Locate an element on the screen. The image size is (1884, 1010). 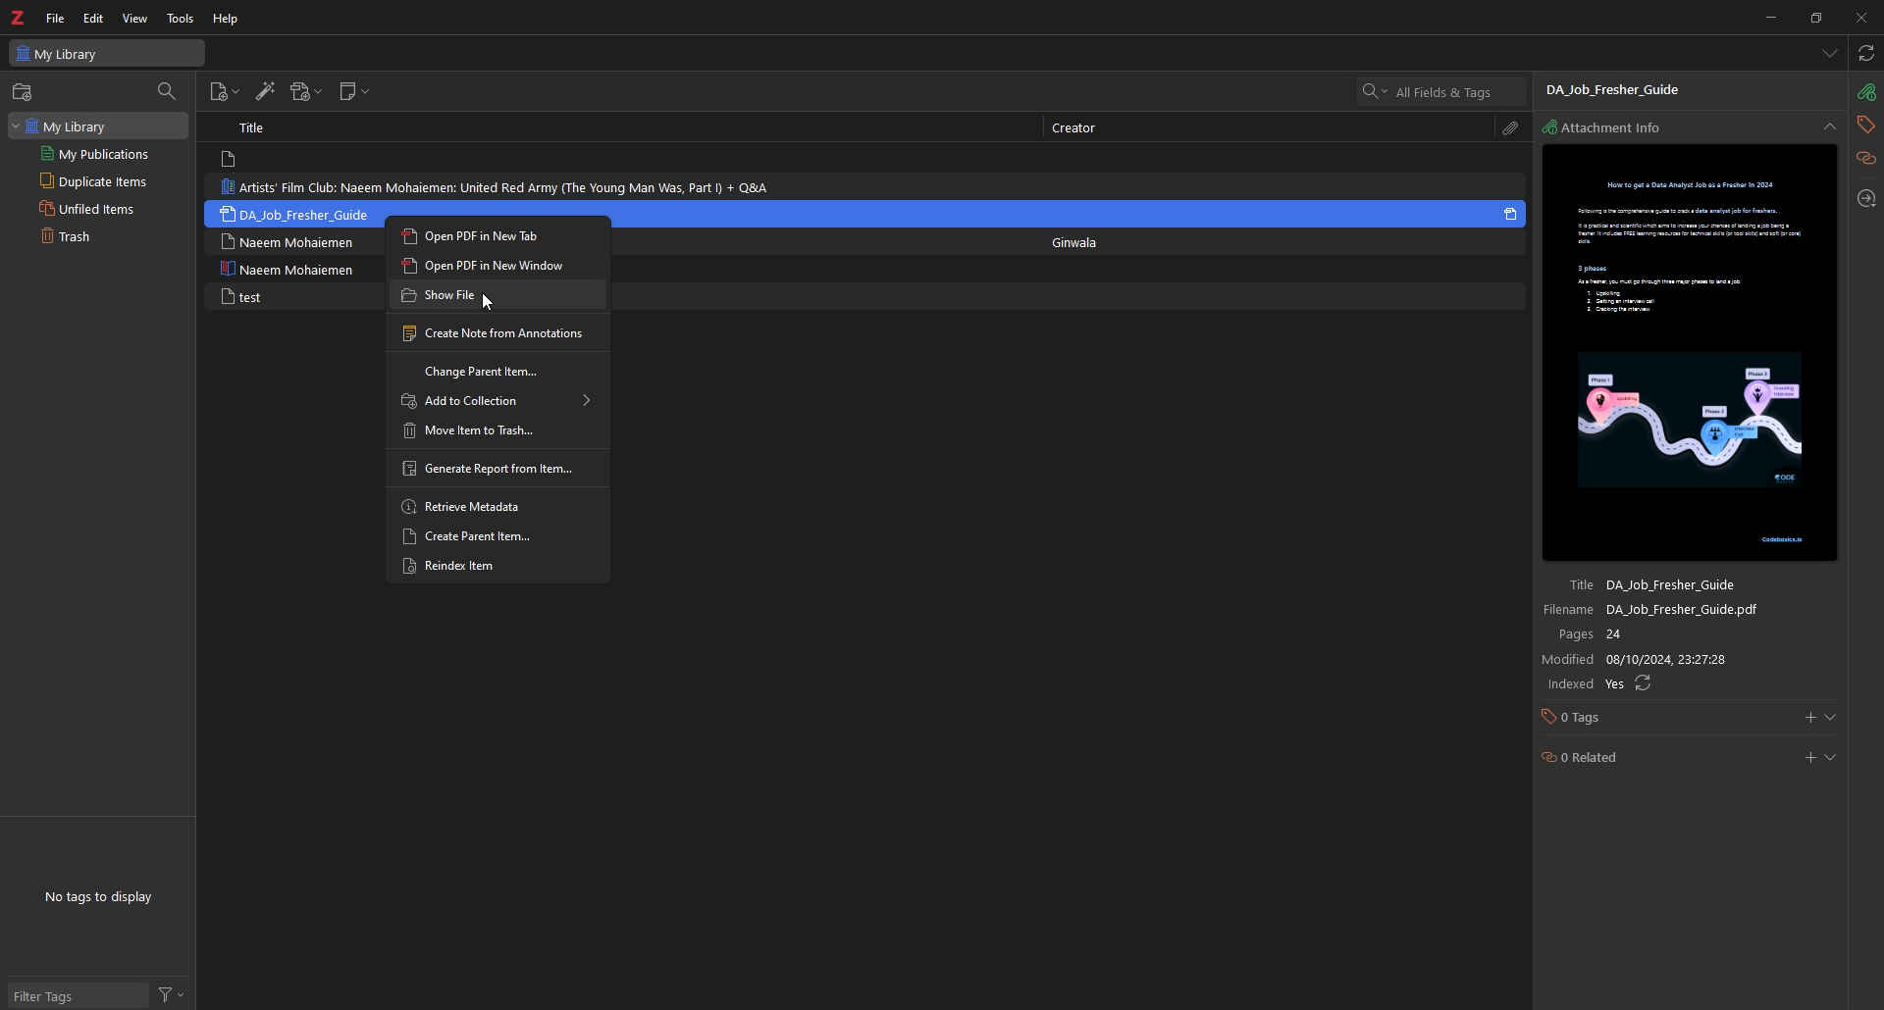
related is located at coordinates (1638, 759).